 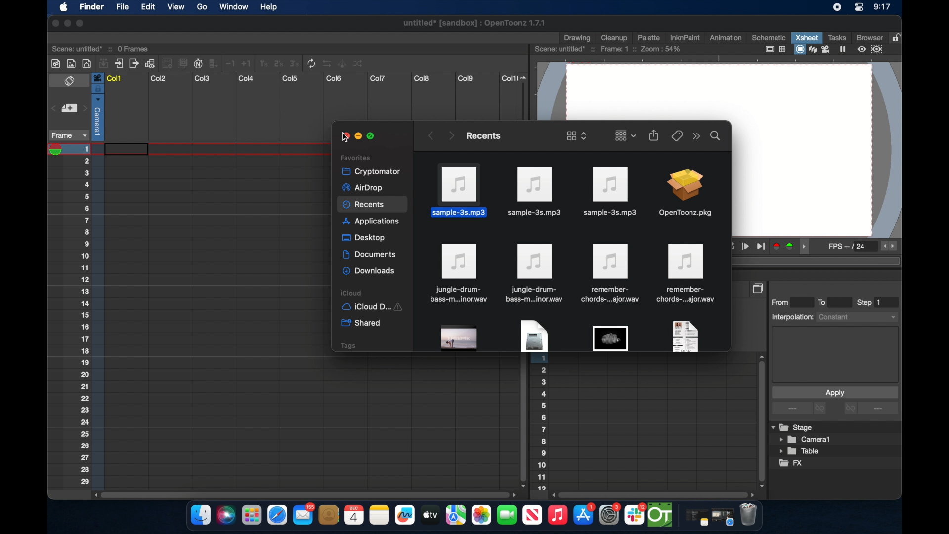 I want to click on more tools, so click(x=208, y=63).